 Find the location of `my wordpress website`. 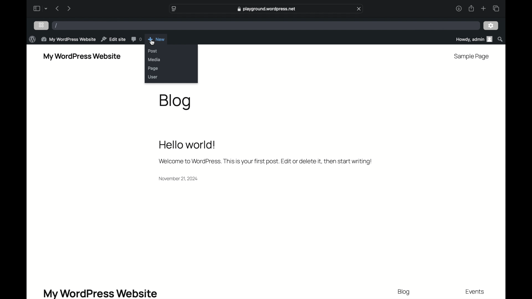

my wordpress website is located at coordinates (82, 57).